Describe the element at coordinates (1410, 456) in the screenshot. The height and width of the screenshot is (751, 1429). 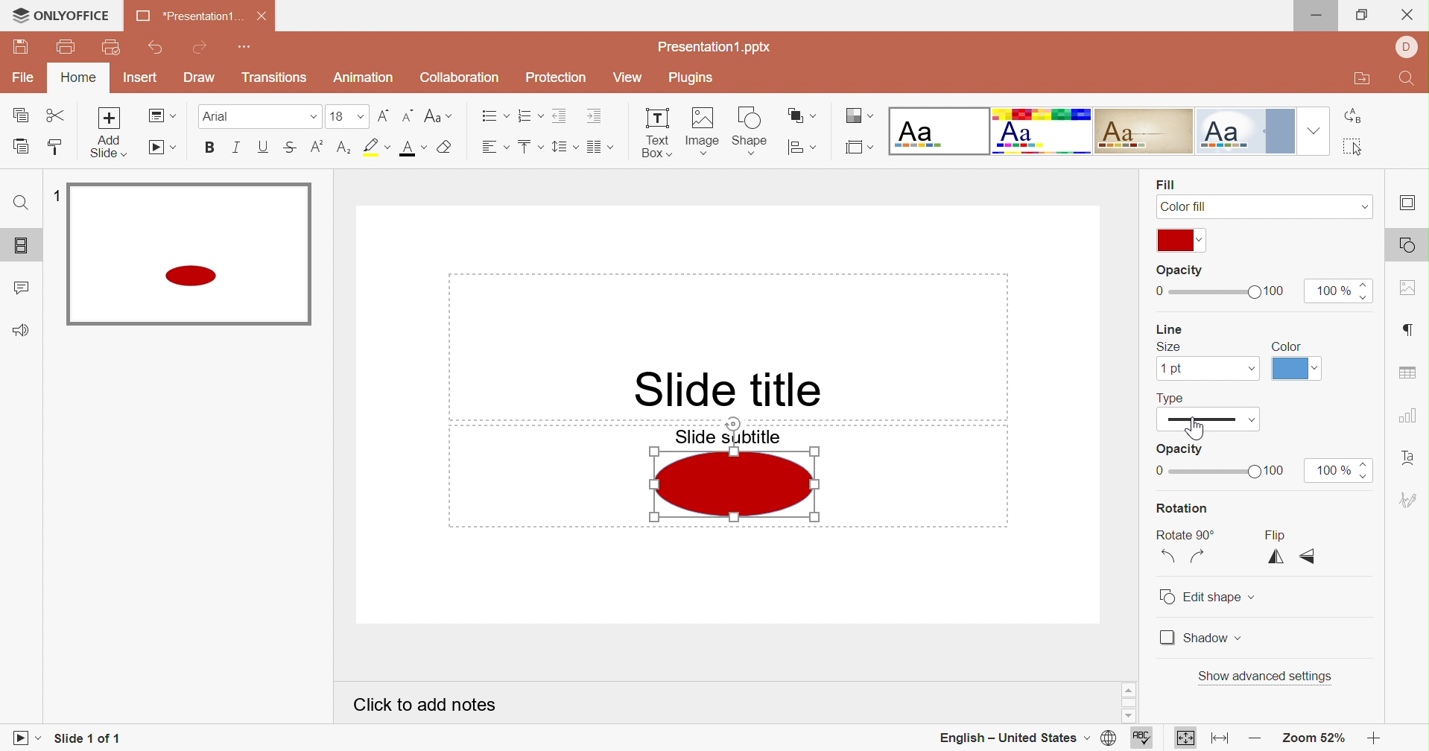
I see `Text art settings` at that location.